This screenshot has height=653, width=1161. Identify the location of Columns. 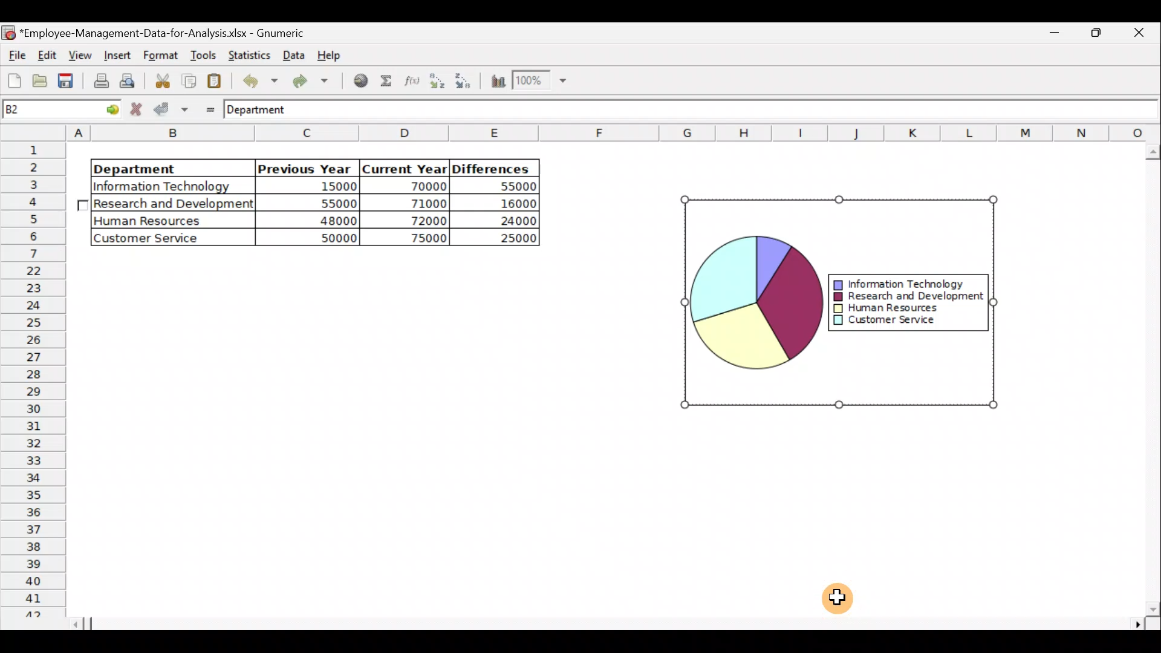
(614, 132).